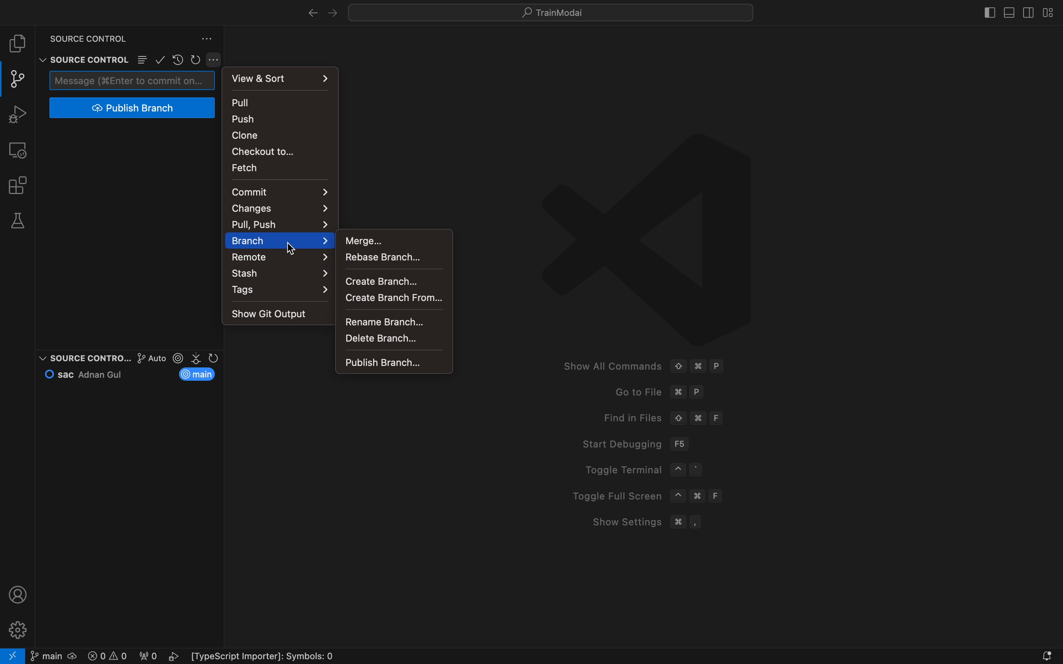 This screenshot has height=664, width=1063. Describe the element at coordinates (18, 79) in the screenshot. I see `git panel` at that location.